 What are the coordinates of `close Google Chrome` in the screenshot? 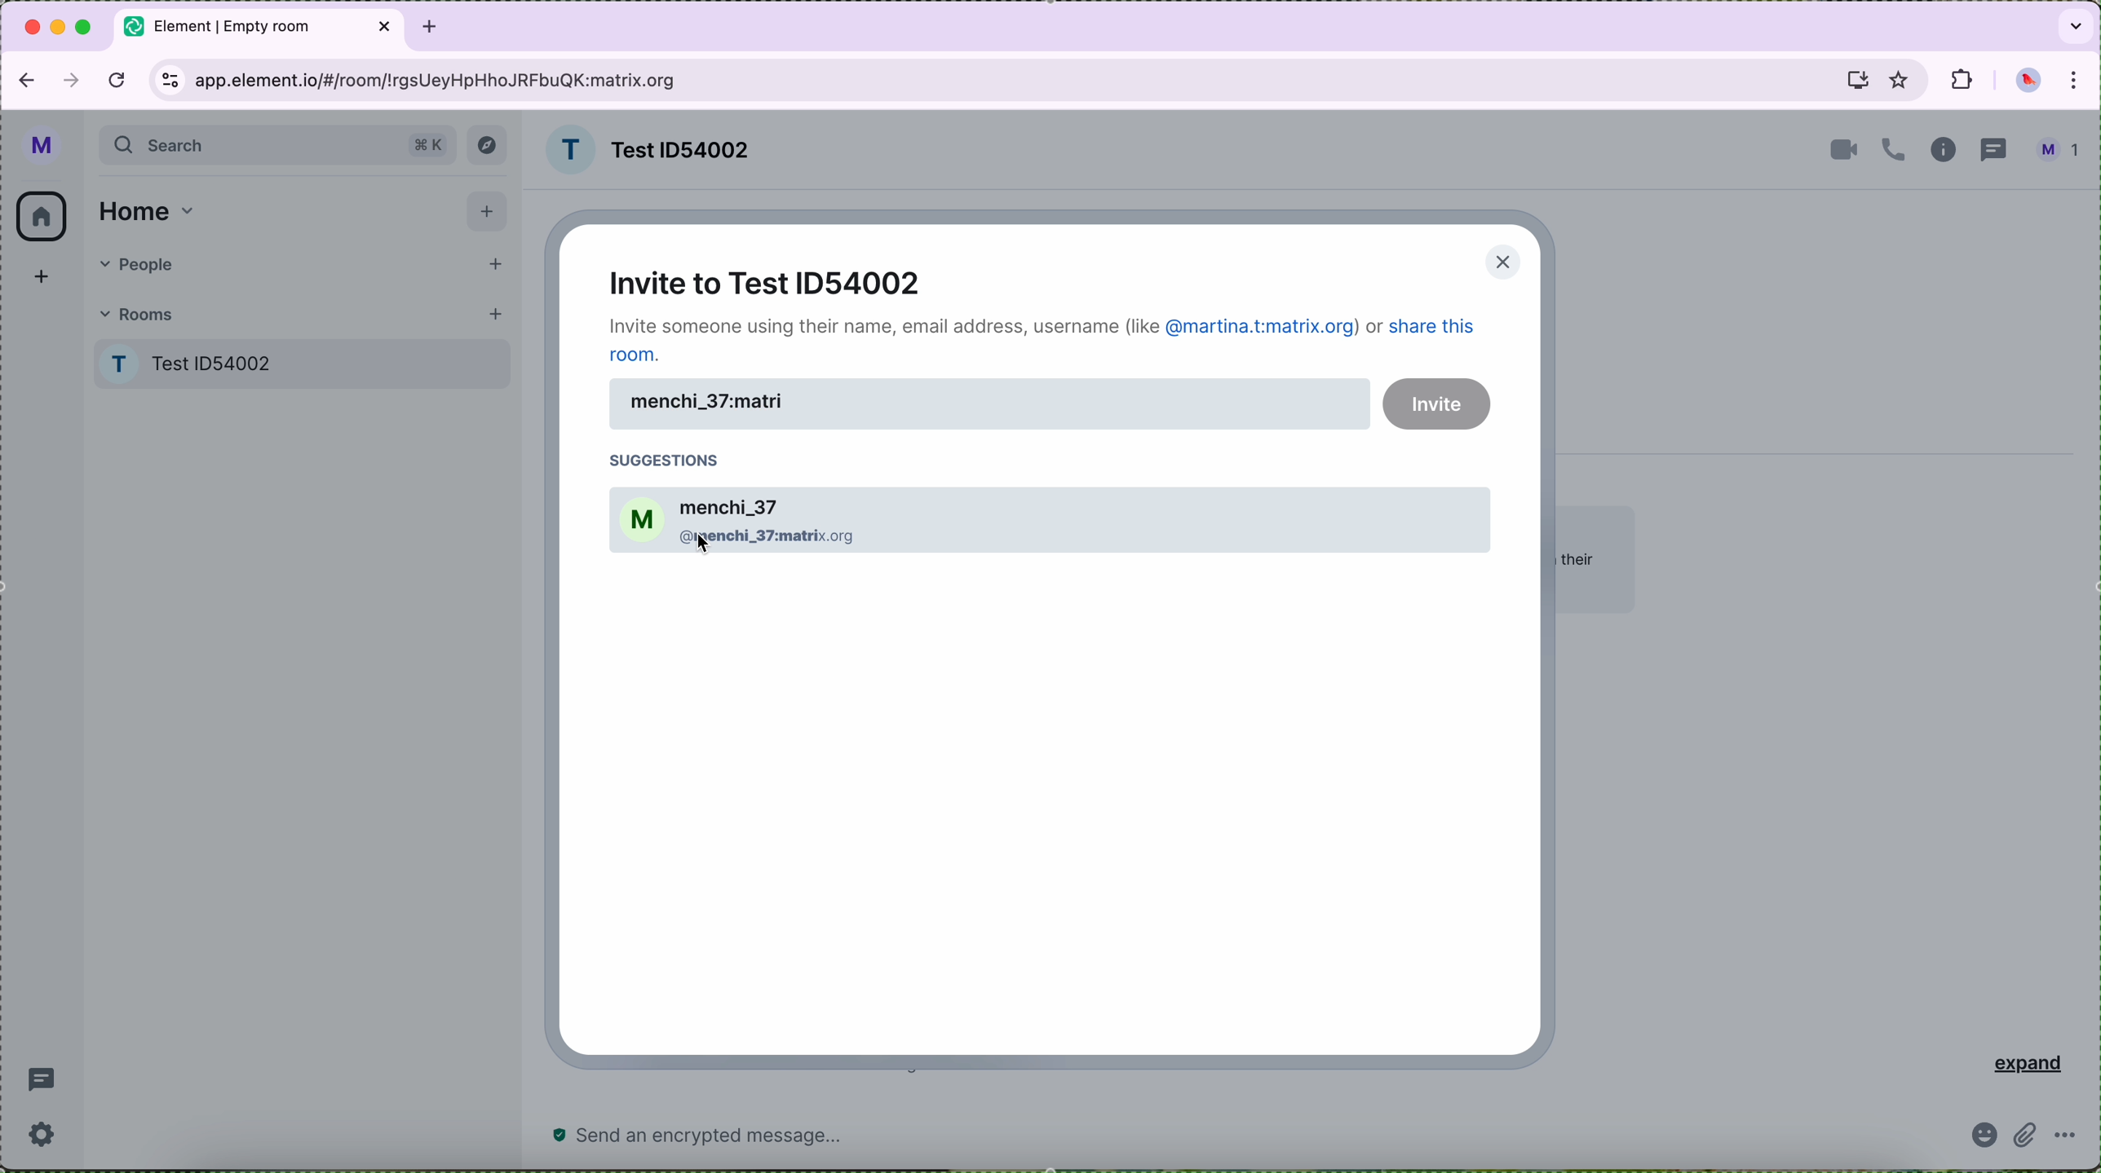 It's located at (33, 26).